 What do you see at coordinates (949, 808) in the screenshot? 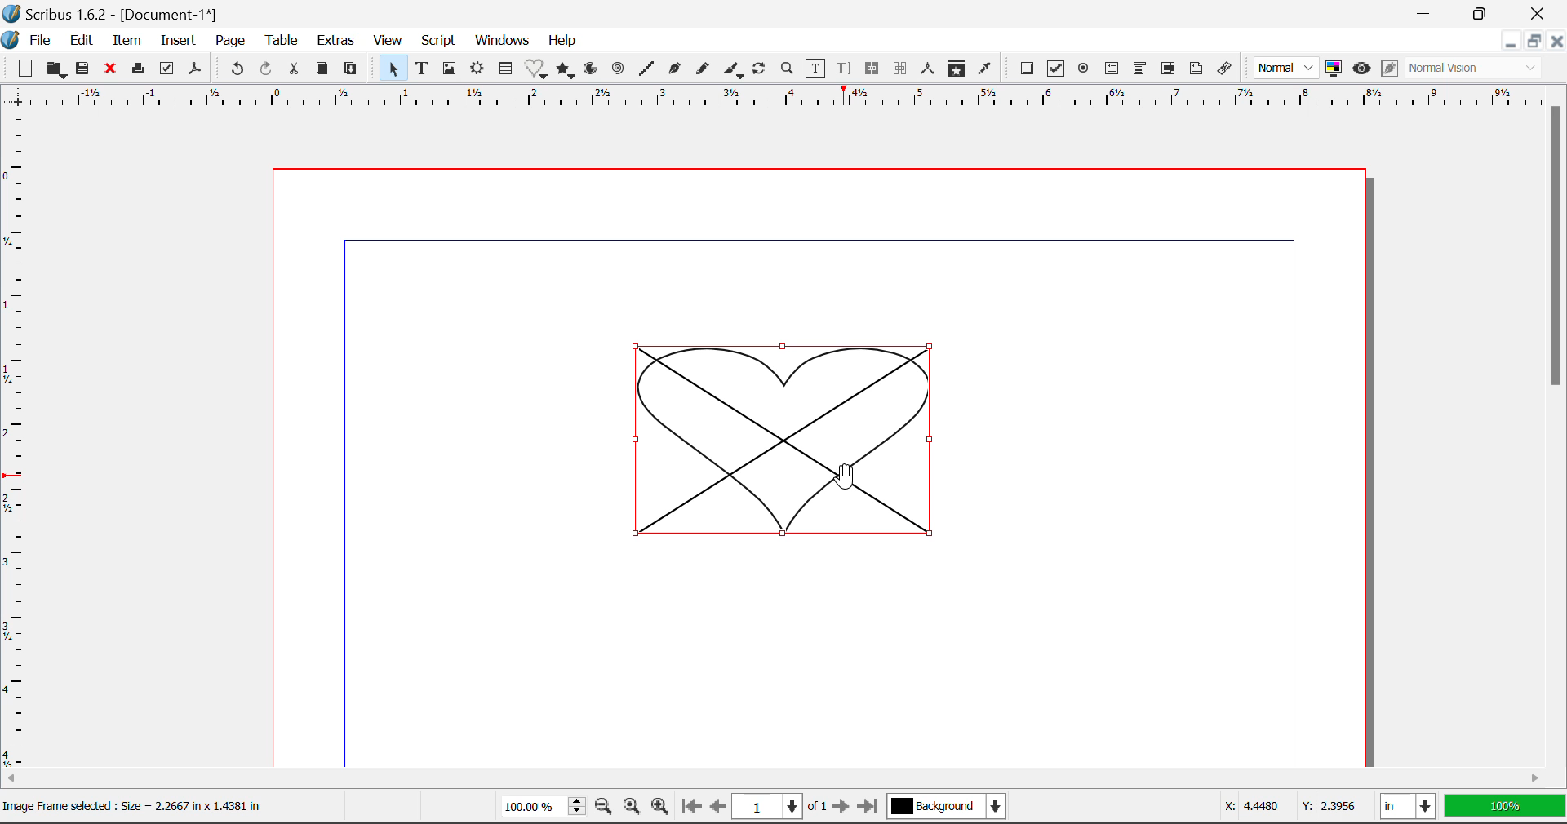
I see `Background` at bounding box center [949, 808].